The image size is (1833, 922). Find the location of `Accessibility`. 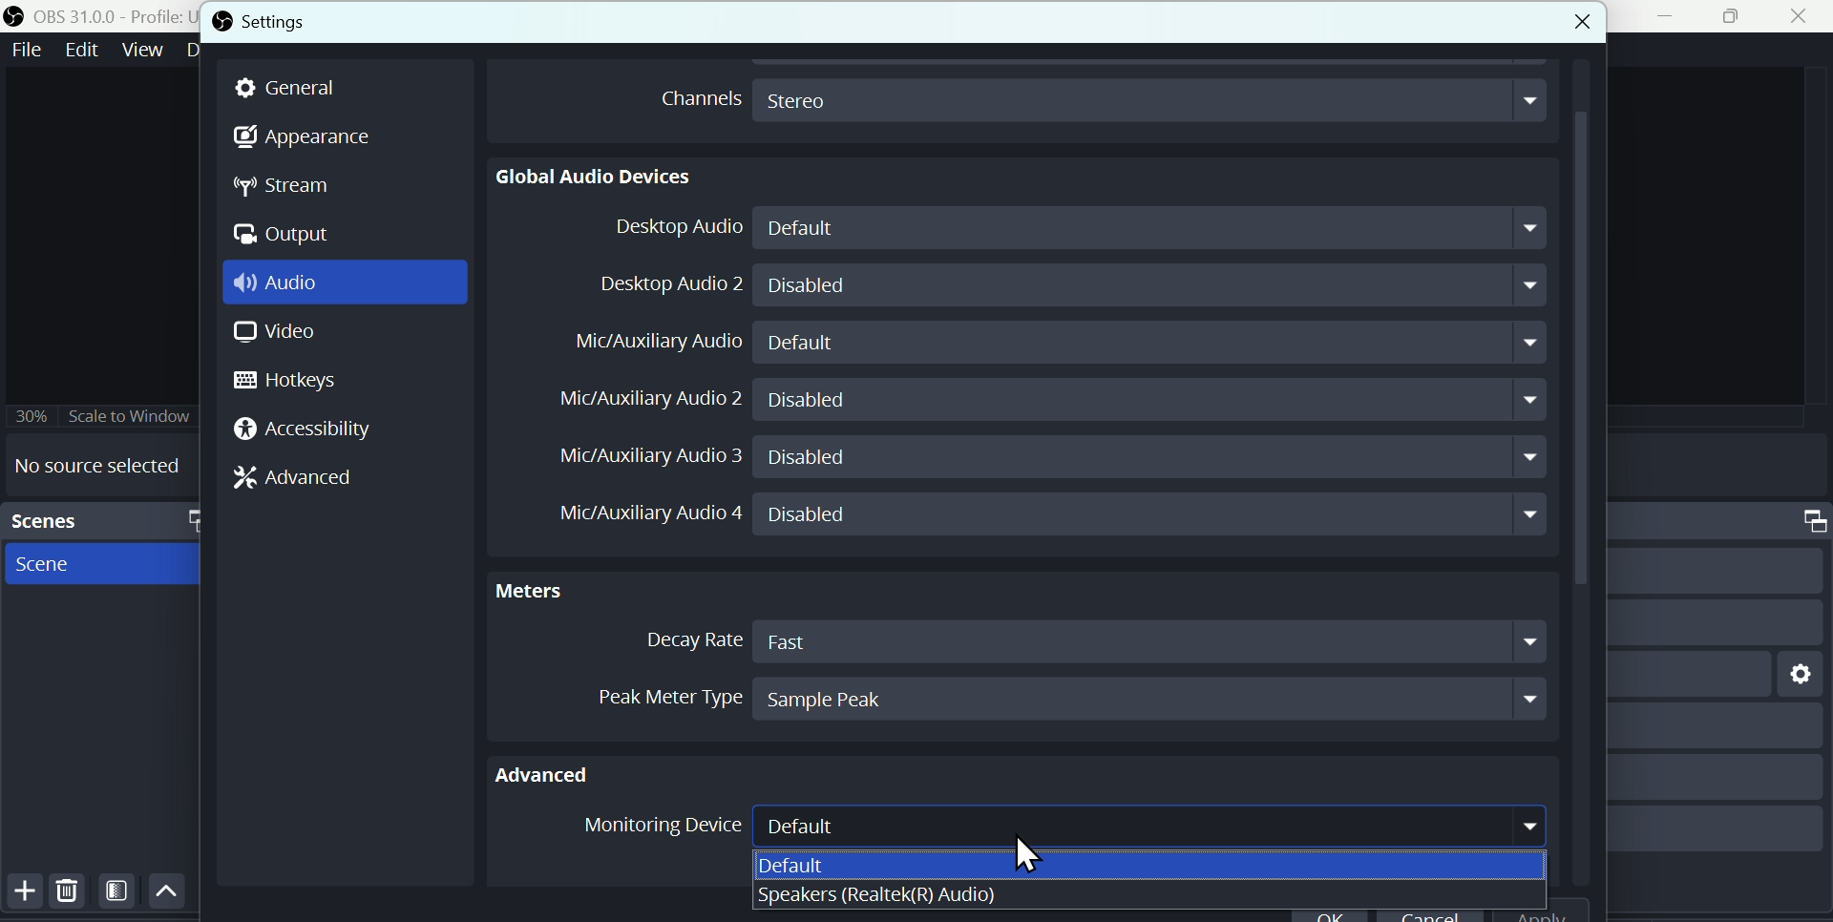

Accessibility is located at coordinates (308, 430).